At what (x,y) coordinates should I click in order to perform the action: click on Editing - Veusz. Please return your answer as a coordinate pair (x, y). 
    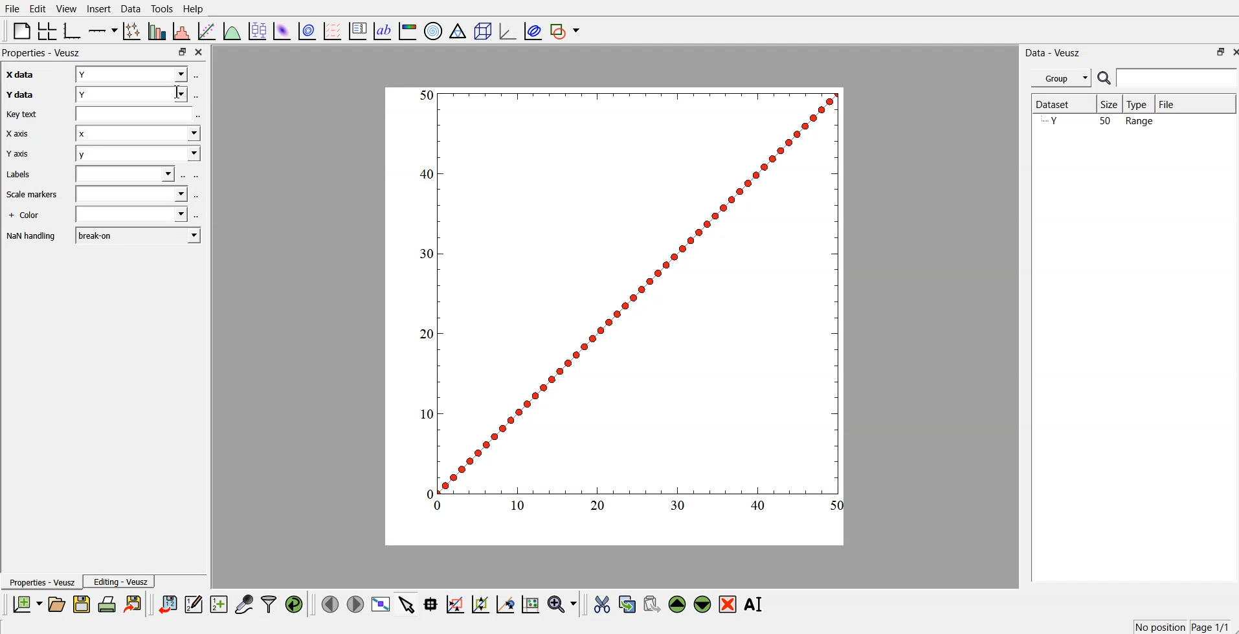
    Looking at the image, I should click on (121, 582).